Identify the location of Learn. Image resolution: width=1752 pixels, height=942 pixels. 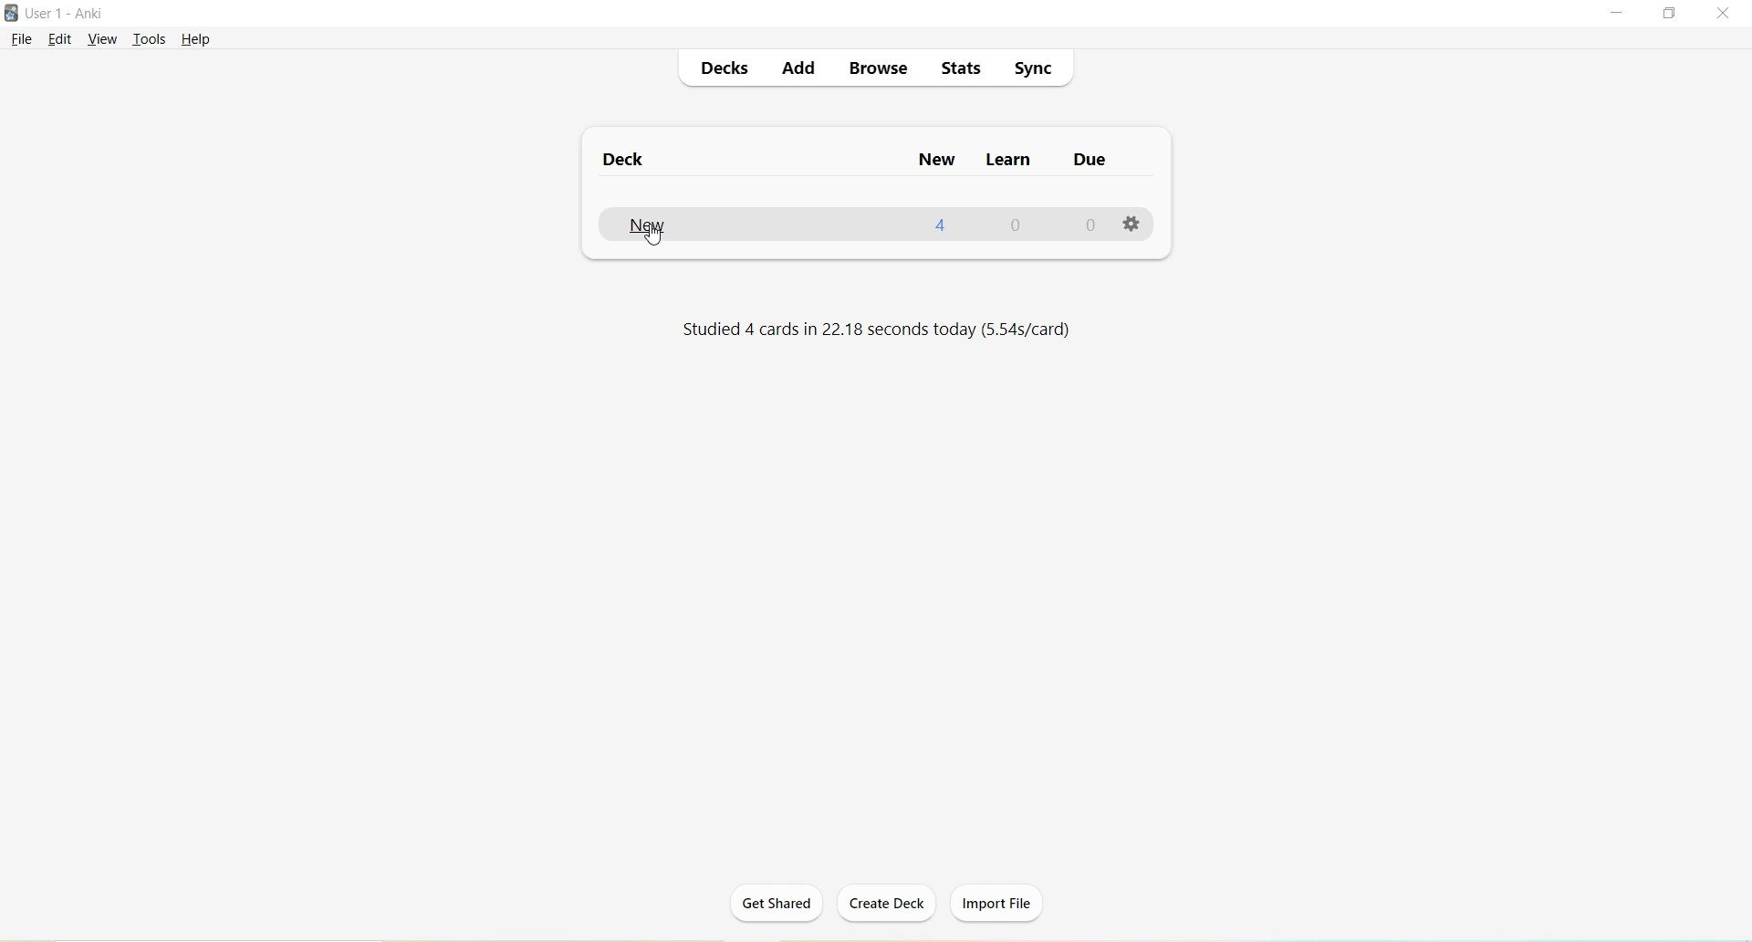
(1008, 160).